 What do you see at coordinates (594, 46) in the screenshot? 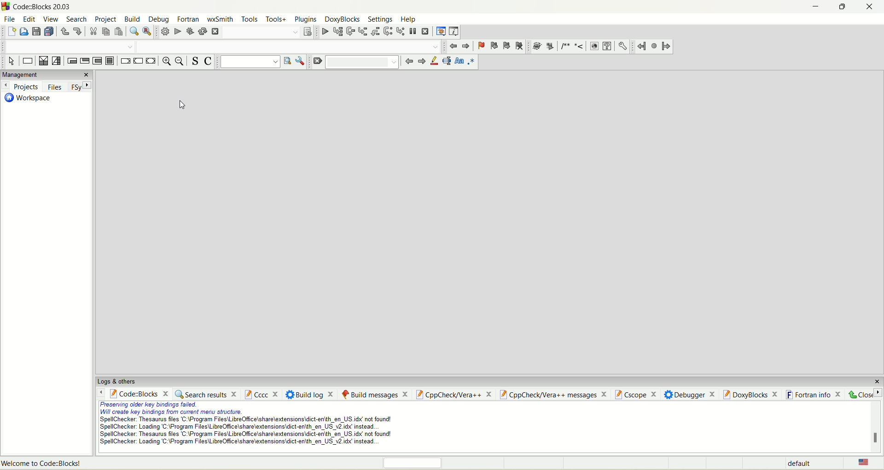
I see `web` at bounding box center [594, 46].